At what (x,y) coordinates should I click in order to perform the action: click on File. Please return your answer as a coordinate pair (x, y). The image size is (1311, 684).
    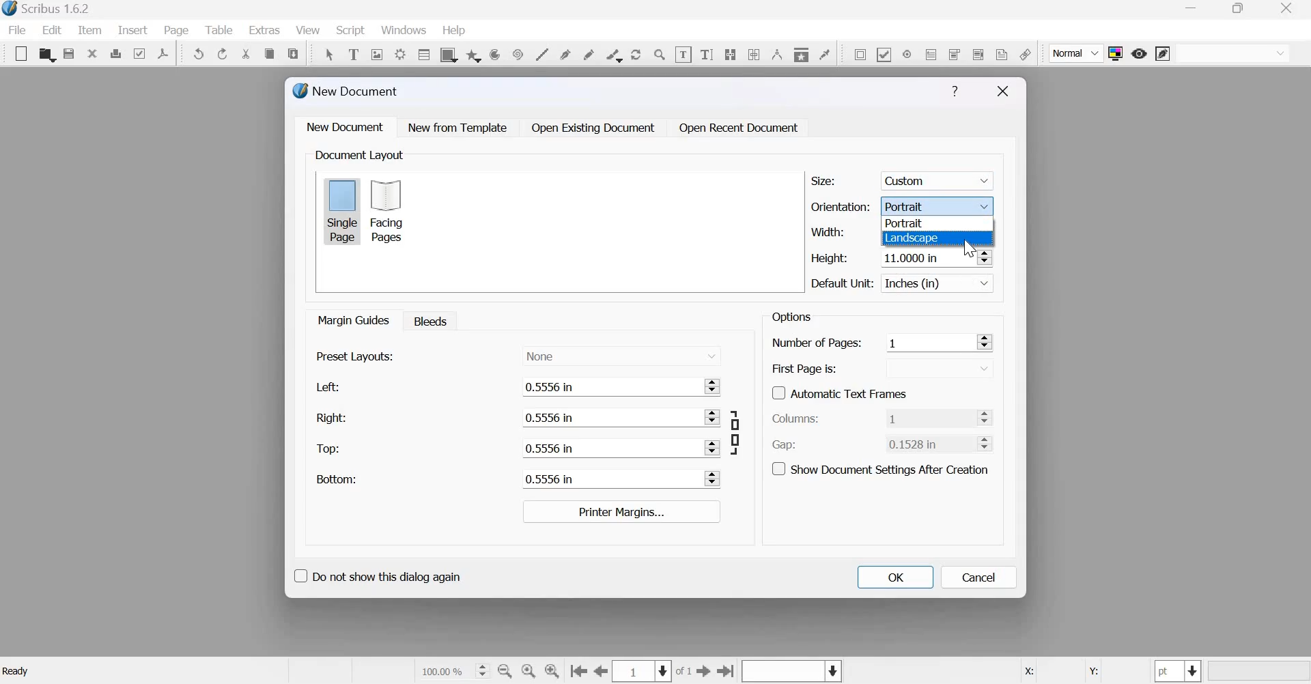
    Looking at the image, I should click on (20, 30).